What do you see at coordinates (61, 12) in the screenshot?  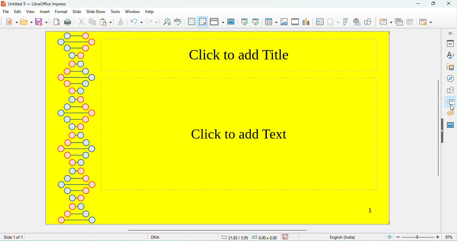 I see `format` at bounding box center [61, 12].